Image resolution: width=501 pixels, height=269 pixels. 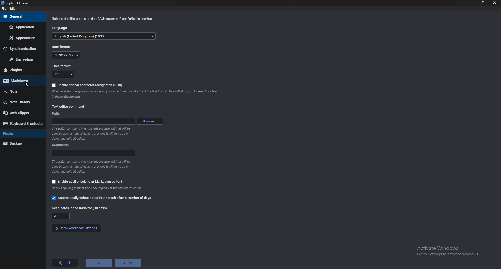 What do you see at coordinates (76, 229) in the screenshot?
I see `show advanced settings` at bounding box center [76, 229].